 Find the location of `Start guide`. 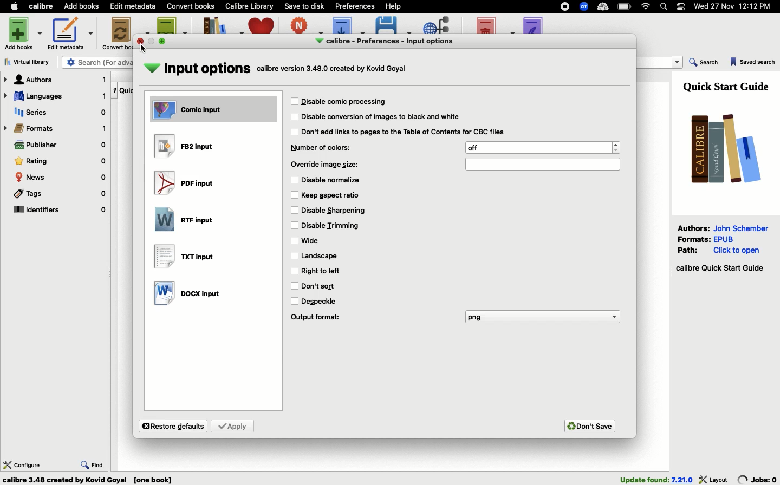

Start guide is located at coordinates (719, 268).